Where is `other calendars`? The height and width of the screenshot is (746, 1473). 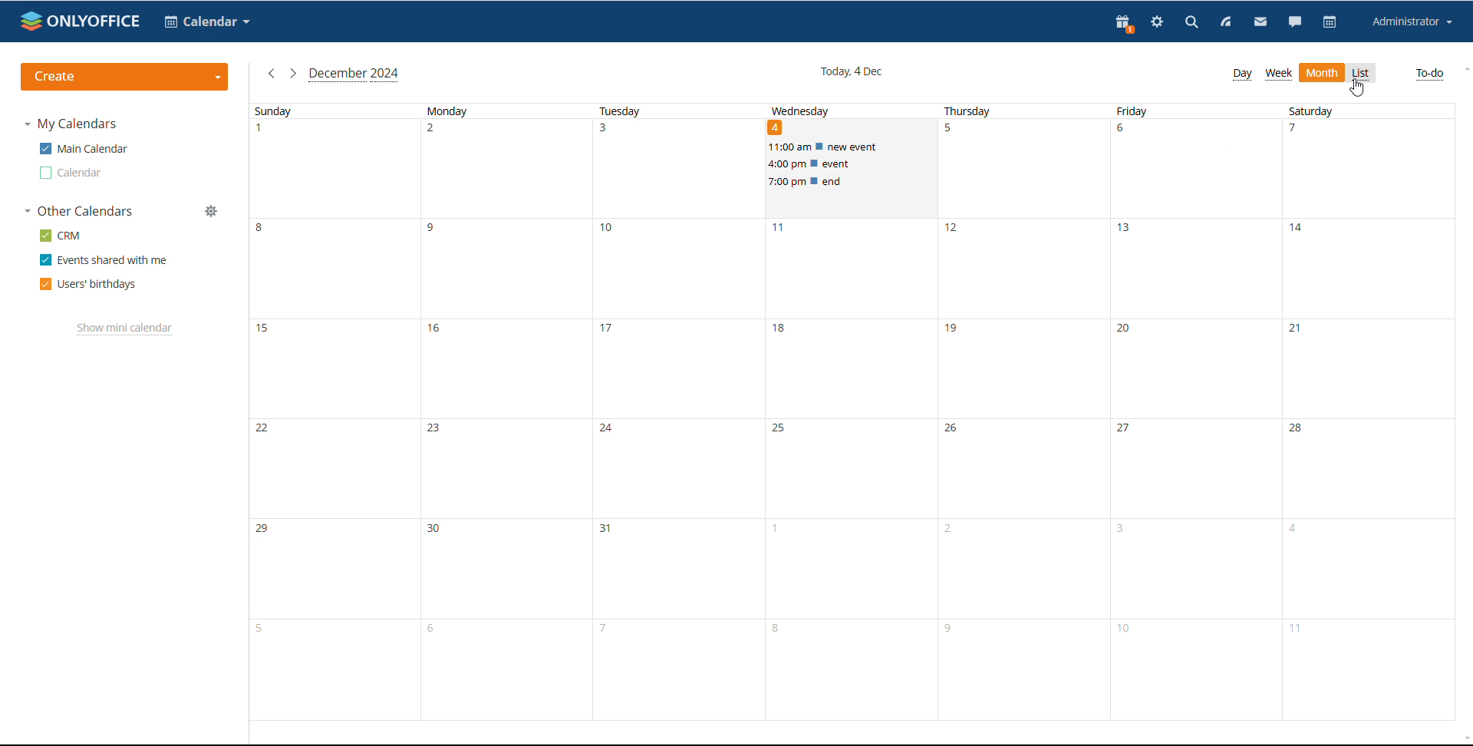 other calendars is located at coordinates (79, 211).